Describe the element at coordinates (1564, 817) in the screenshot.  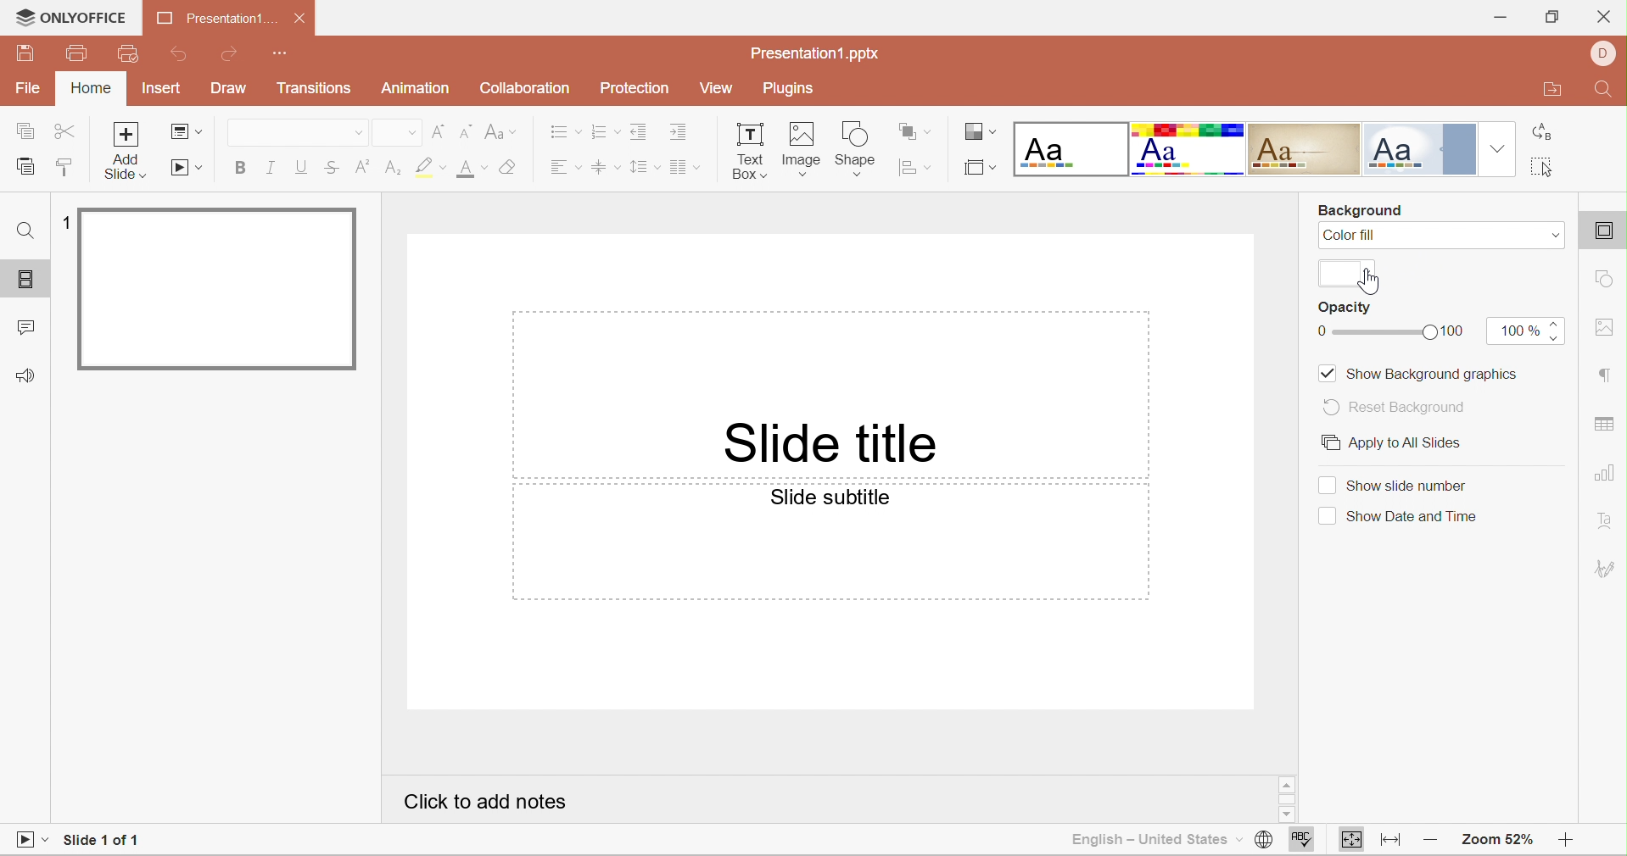
I see `Scroll Down` at that location.